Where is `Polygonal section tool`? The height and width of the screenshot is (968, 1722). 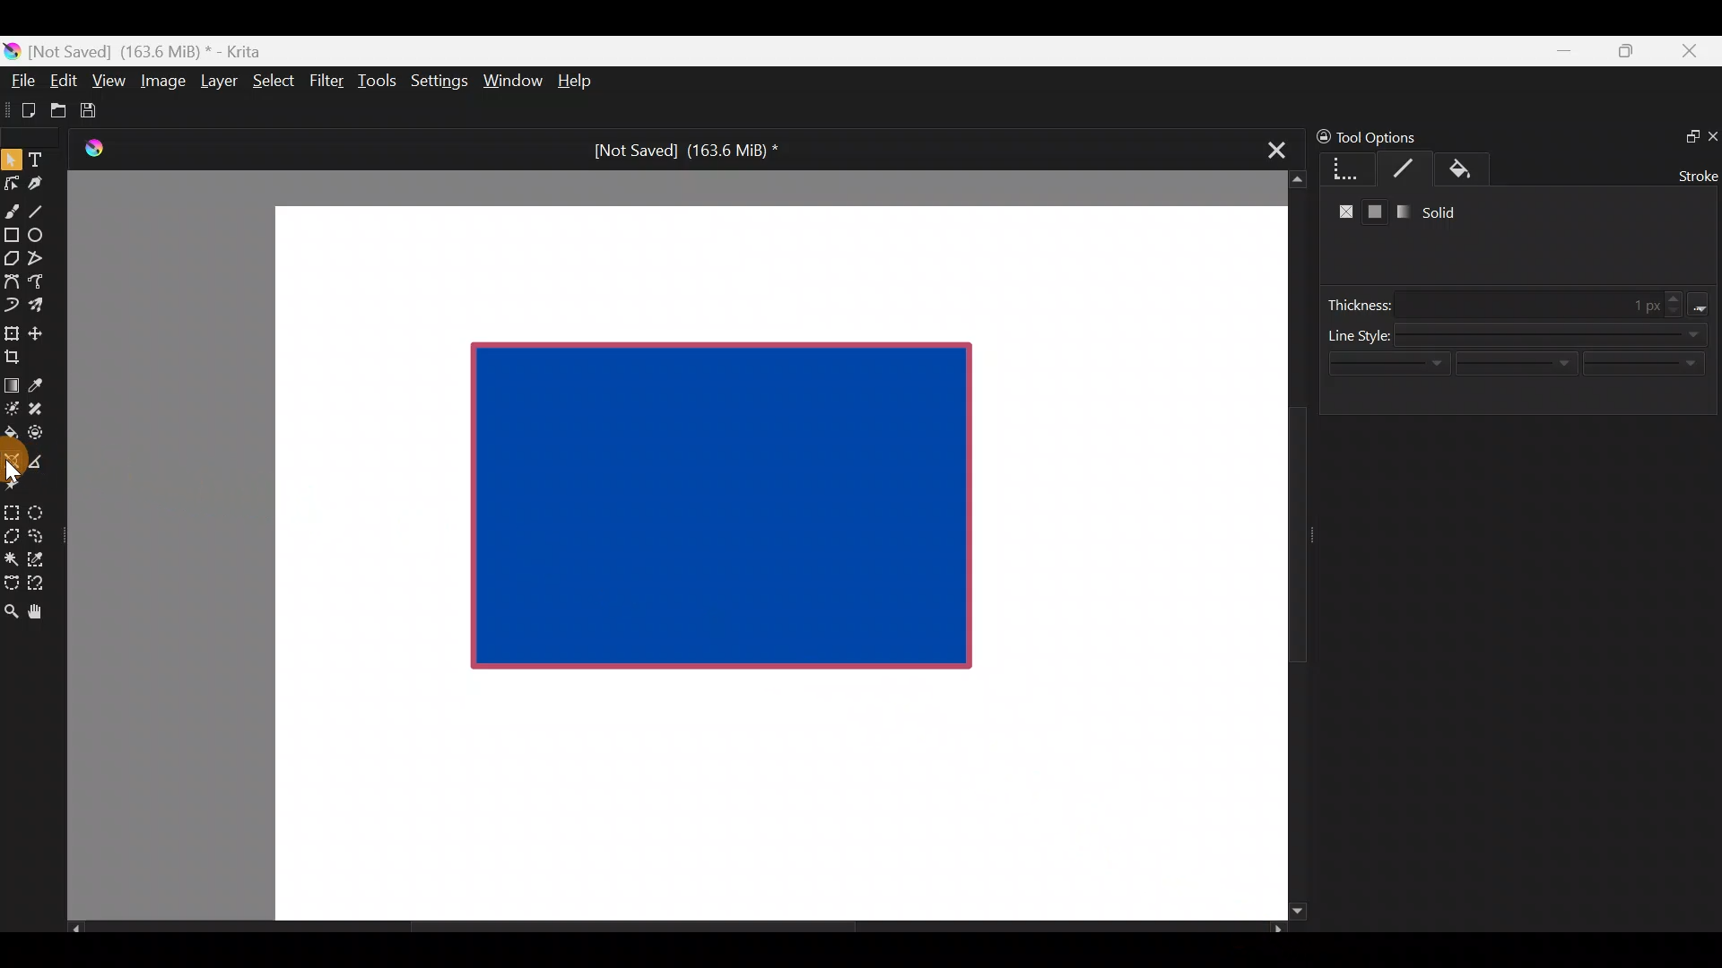
Polygonal section tool is located at coordinates (11, 532).